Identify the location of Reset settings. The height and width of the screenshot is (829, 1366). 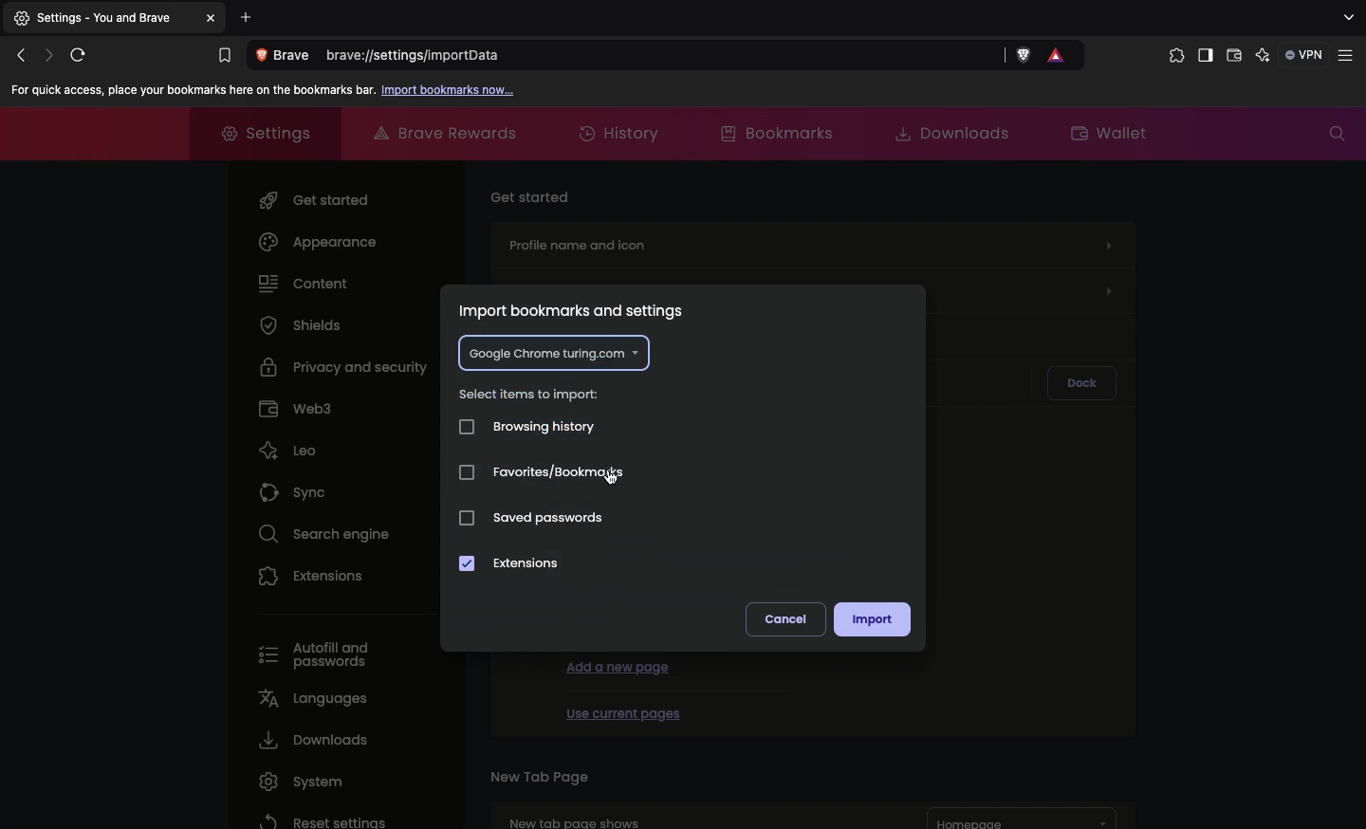
(320, 820).